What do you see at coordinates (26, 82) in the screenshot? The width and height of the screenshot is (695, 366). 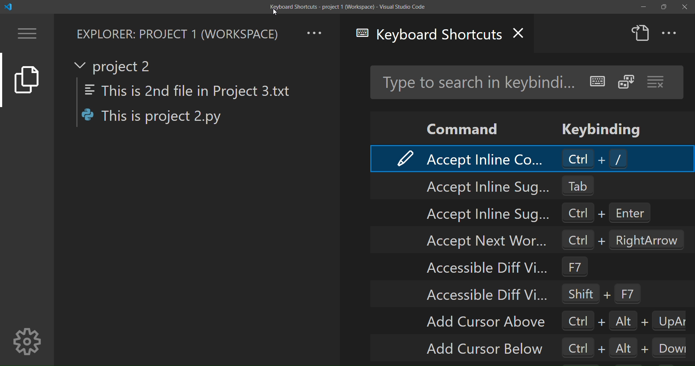 I see `explorer` at bounding box center [26, 82].